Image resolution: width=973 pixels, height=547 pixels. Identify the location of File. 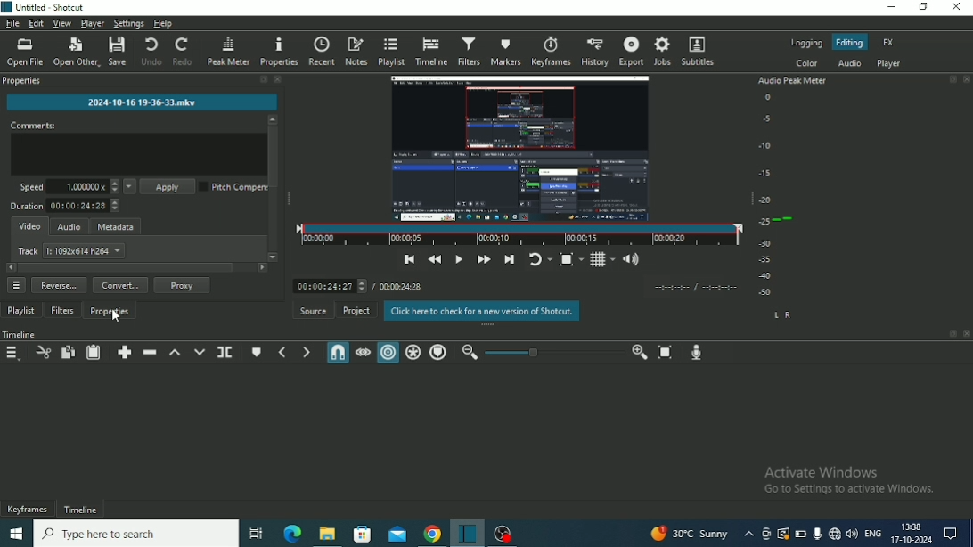
(12, 23).